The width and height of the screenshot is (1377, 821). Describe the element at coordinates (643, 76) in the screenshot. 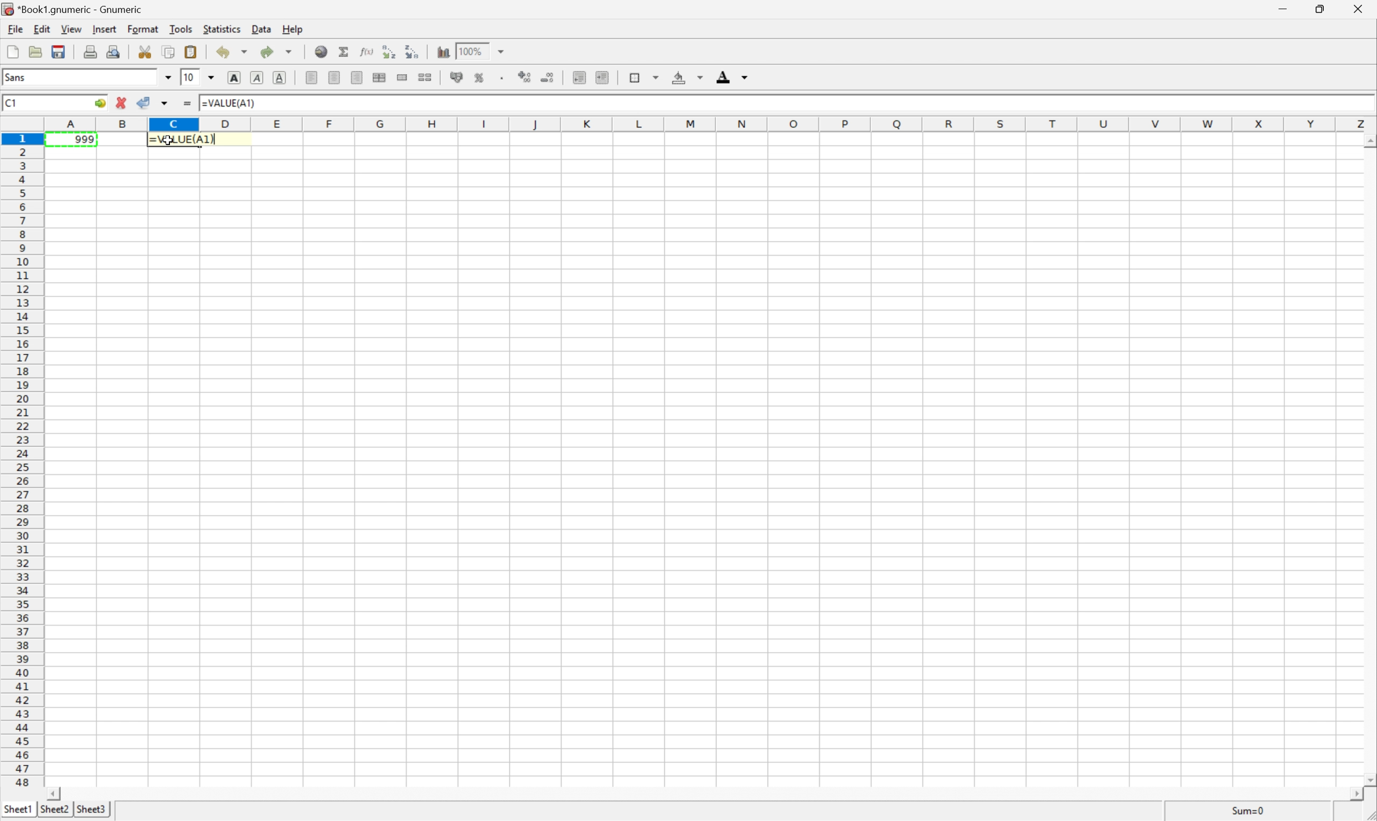

I see `borders` at that location.